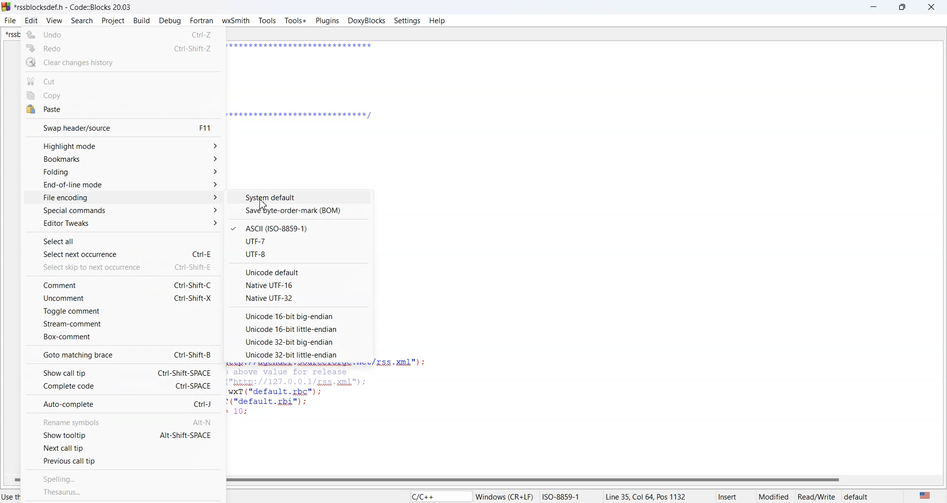 This screenshot has width=947, height=503. Describe the element at coordinates (123, 48) in the screenshot. I see `Redo` at that location.